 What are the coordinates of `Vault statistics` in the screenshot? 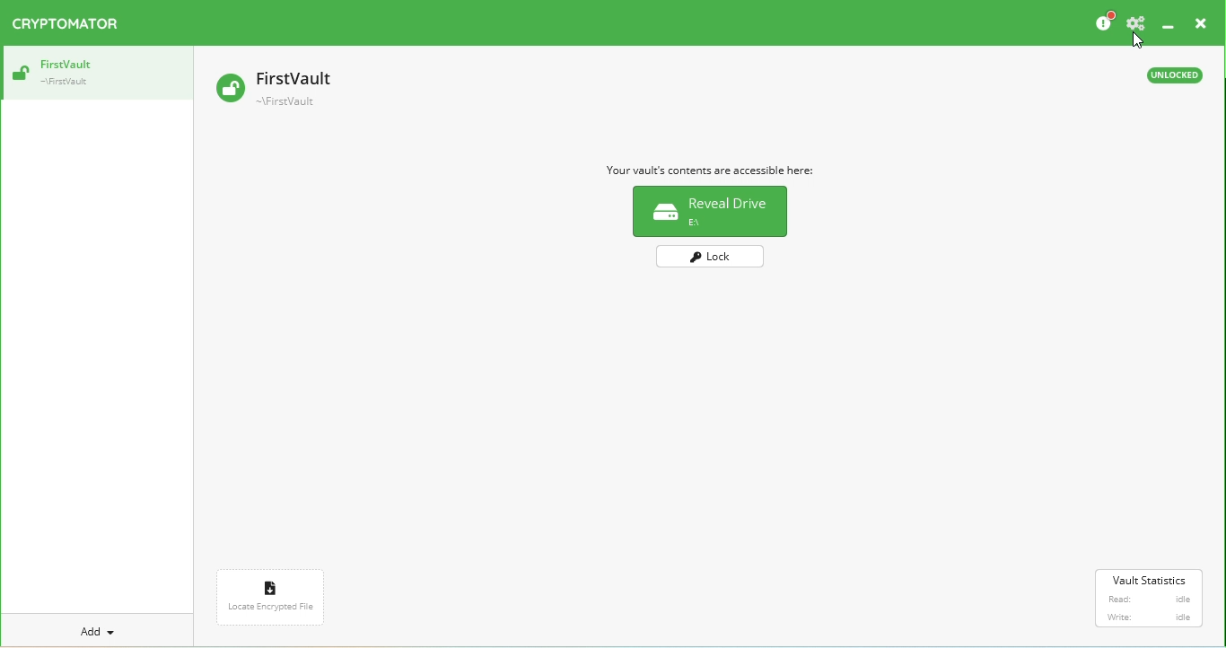 It's located at (1152, 601).